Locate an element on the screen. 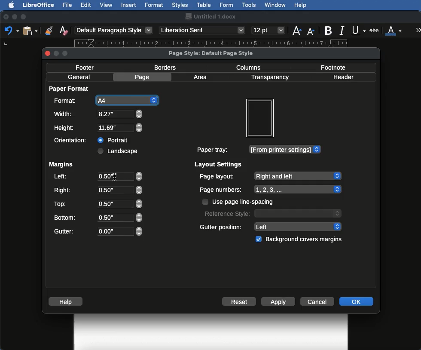  View is located at coordinates (107, 5).